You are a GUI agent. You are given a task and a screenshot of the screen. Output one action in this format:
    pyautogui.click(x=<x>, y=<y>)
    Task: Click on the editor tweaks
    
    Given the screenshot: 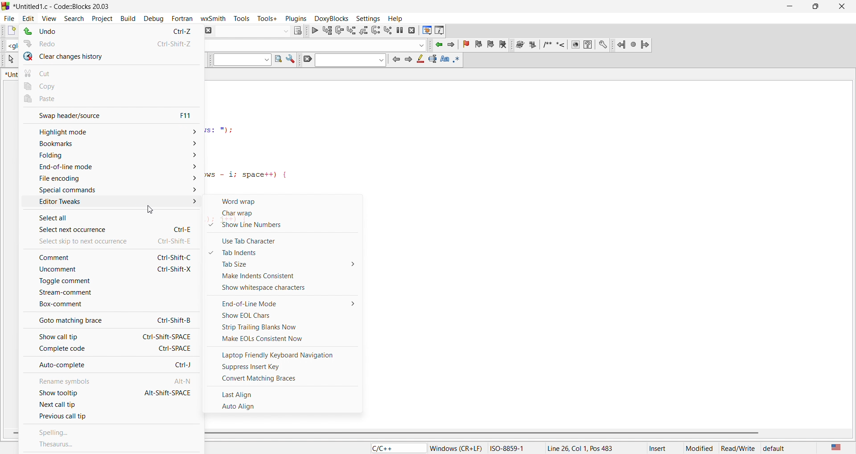 What is the action you would take?
    pyautogui.click(x=110, y=204)
    